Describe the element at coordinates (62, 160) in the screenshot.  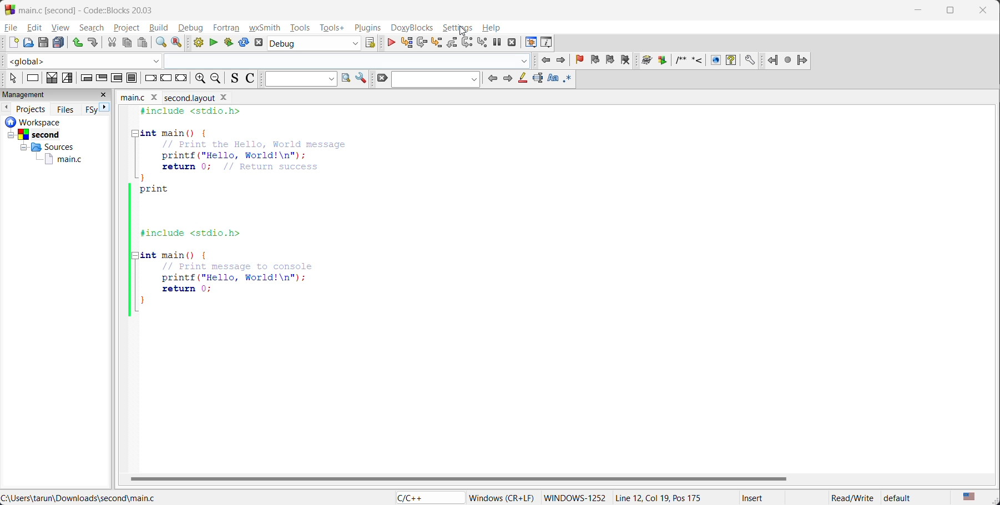
I see `main.c` at that location.